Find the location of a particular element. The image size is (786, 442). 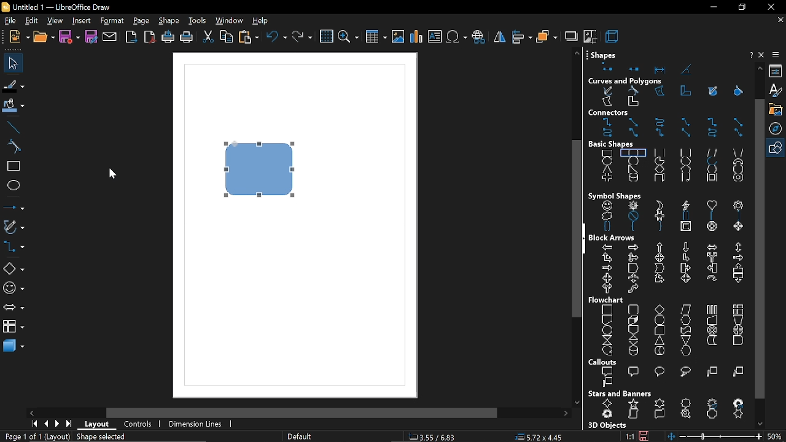

open is located at coordinates (43, 37).